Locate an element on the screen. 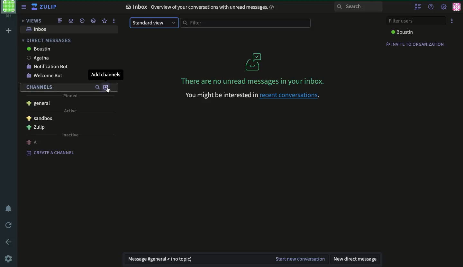 This screenshot has width=463, height=267. new direct message is located at coordinates (356, 259).